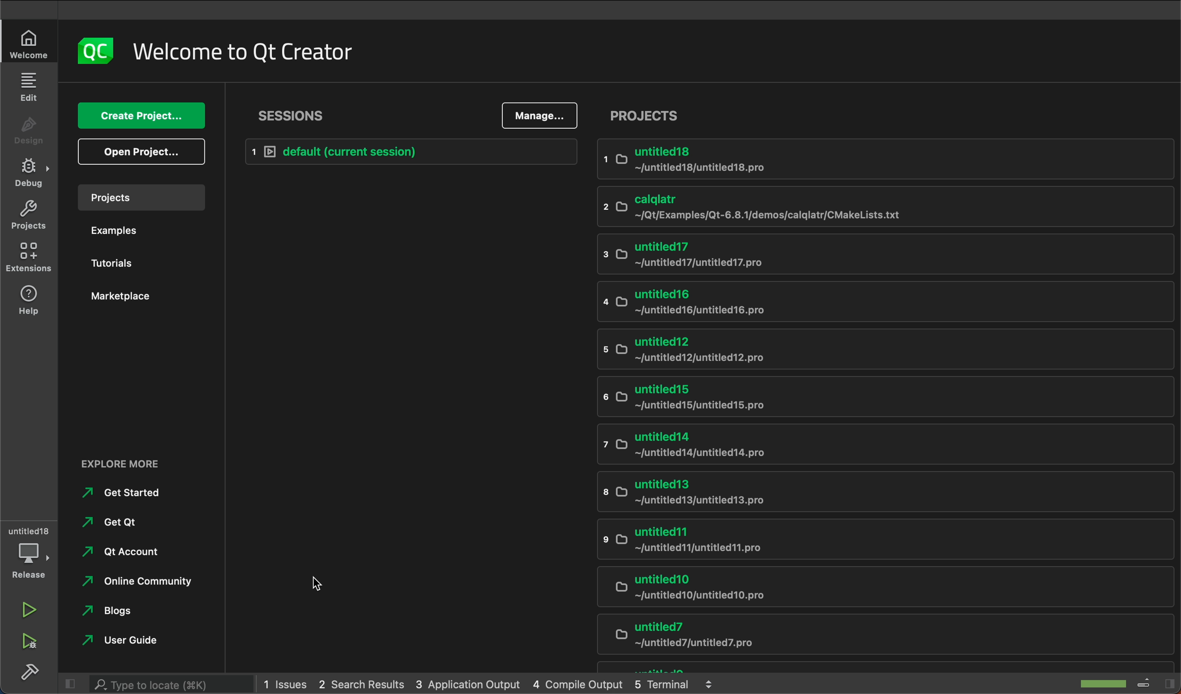  What do you see at coordinates (29, 671) in the screenshot?
I see `build` at bounding box center [29, 671].